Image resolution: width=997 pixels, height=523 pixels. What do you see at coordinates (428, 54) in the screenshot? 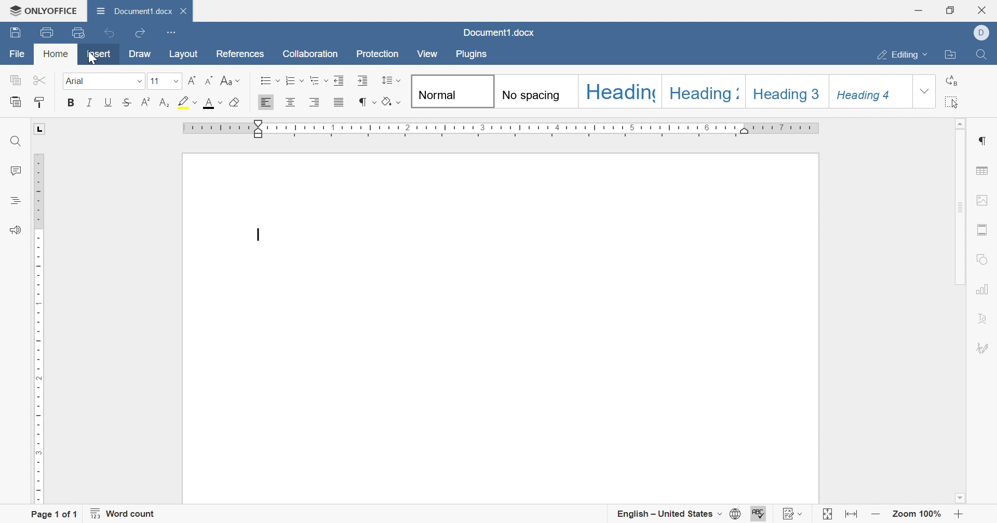
I see `View` at bounding box center [428, 54].